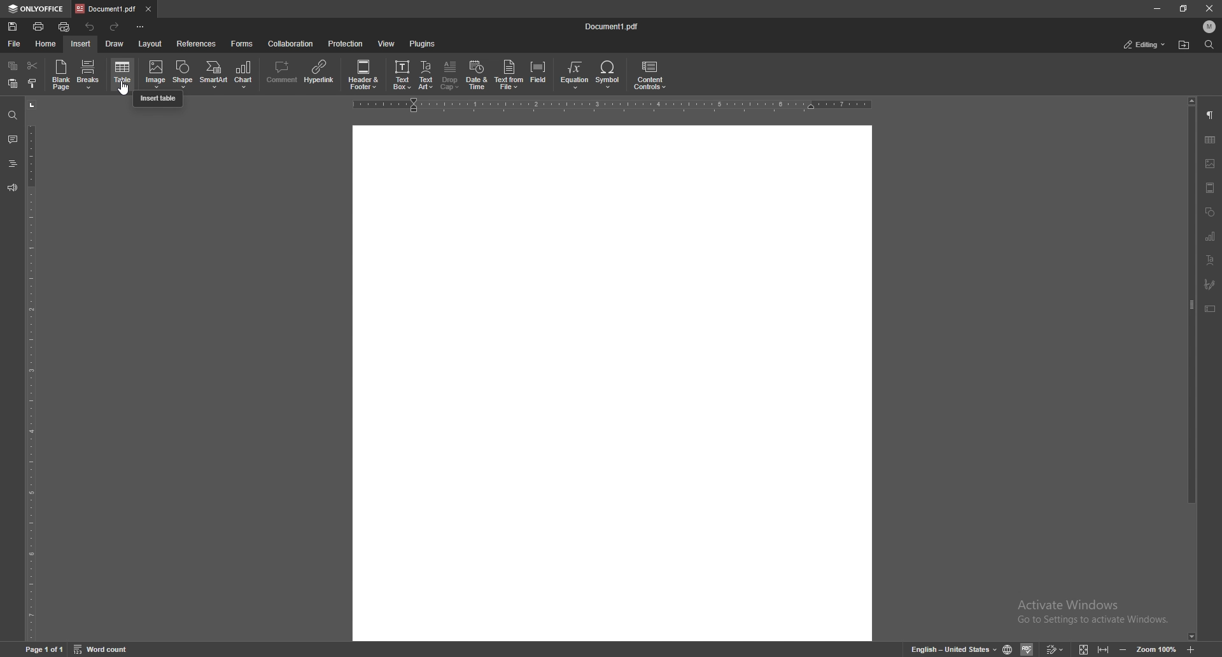 The height and width of the screenshot is (657, 1222). What do you see at coordinates (141, 27) in the screenshot?
I see `configure toolbar` at bounding box center [141, 27].